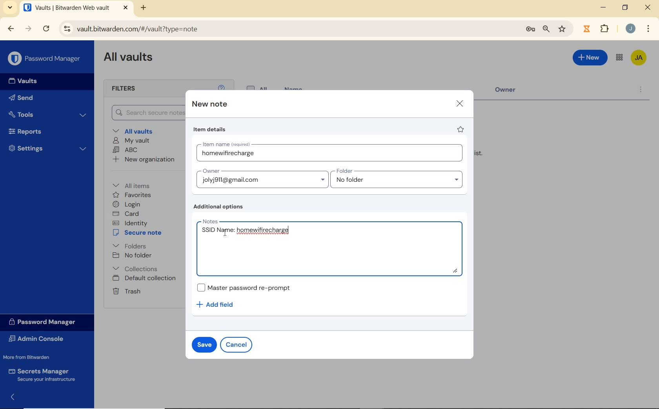 Image resolution: width=659 pixels, height=409 pixels. I want to click on search tabs, so click(11, 9).